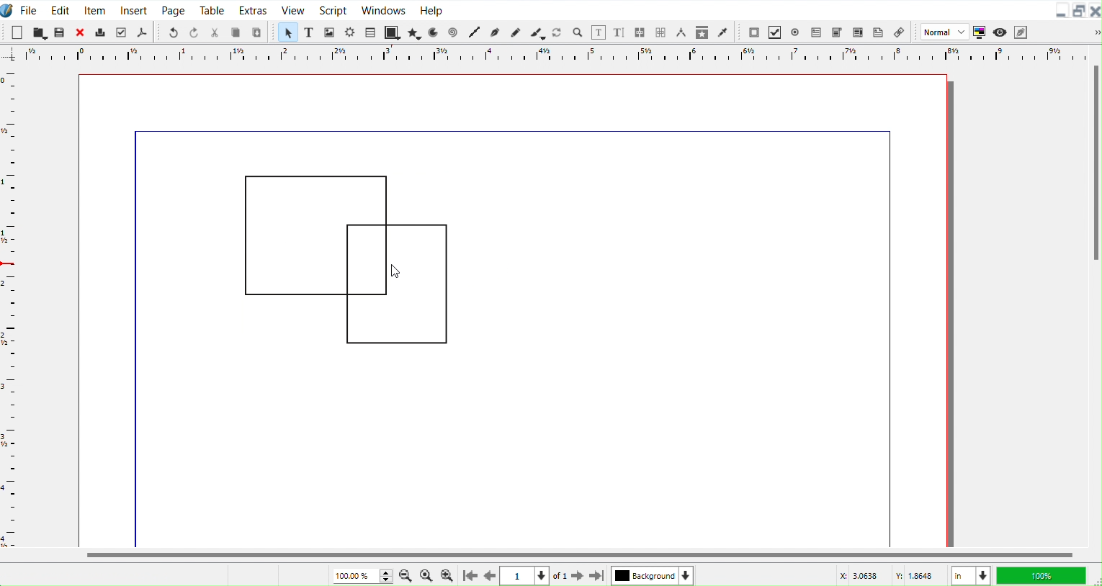 The width and height of the screenshot is (1102, 586). I want to click on Page, so click(172, 9).